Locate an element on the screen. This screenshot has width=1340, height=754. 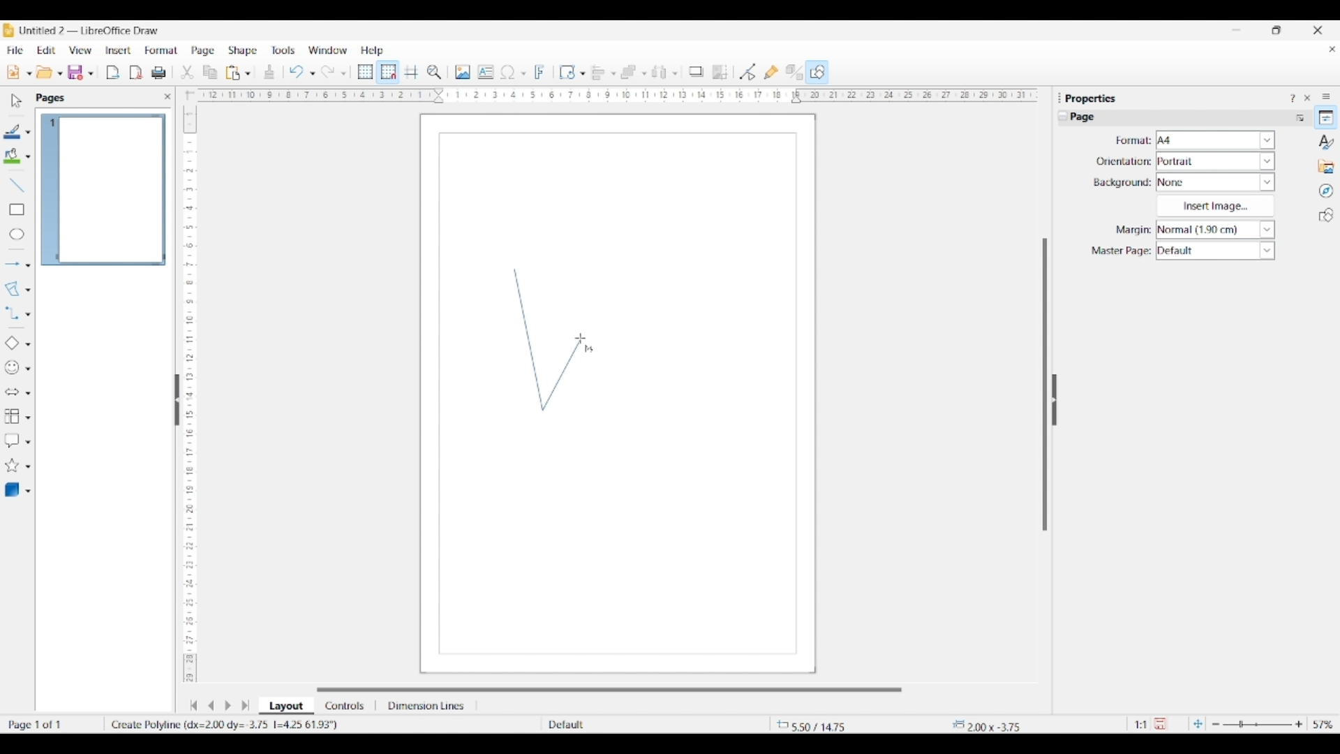
Properties is located at coordinates (1326, 117).